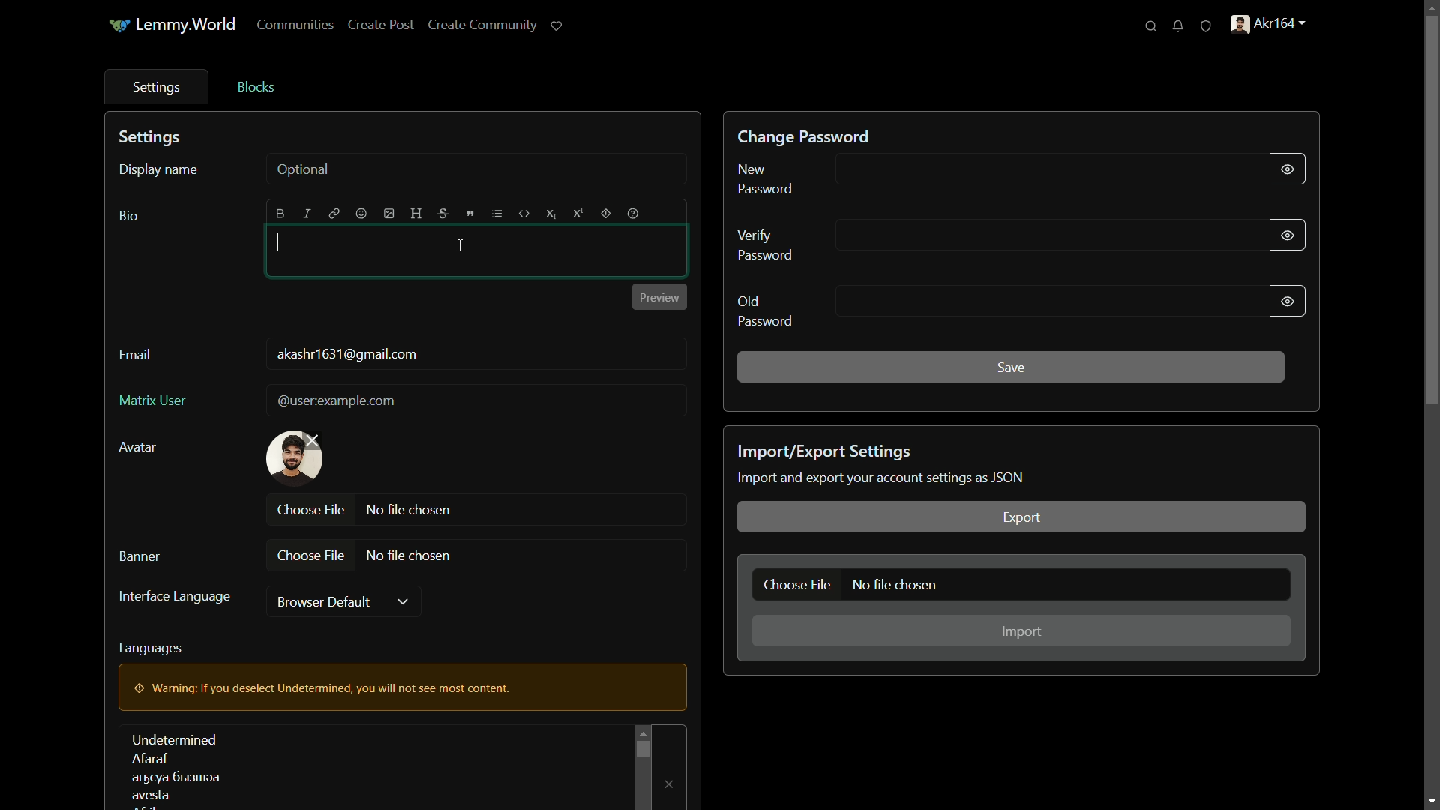 This screenshot has height=810, width=1440. Describe the element at coordinates (380, 24) in the screenshot. I see `create post` at that location.